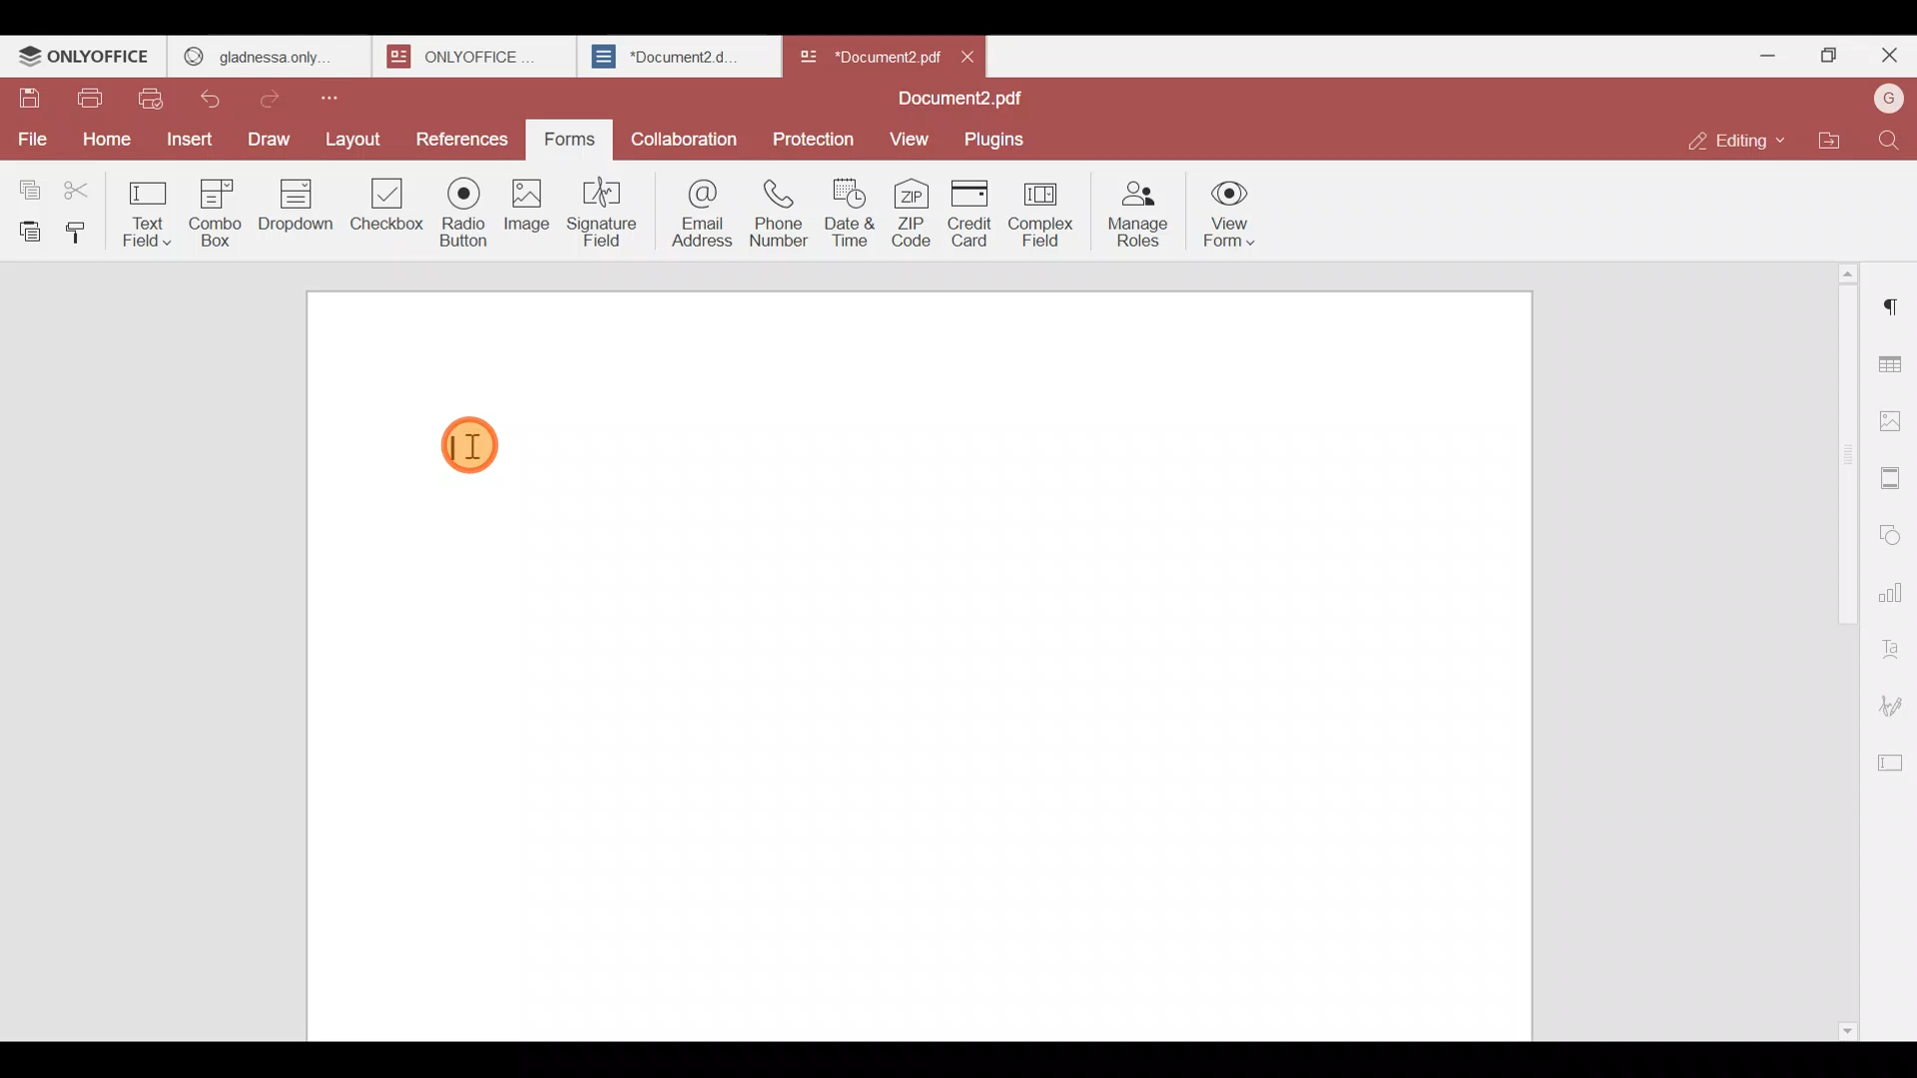 Image resolution: width=1917 pixels, height=1078 pixels. What do you see at coordinates (815, 137) in the screenshot?
I see `Protection` at bounding box center [815, 137].